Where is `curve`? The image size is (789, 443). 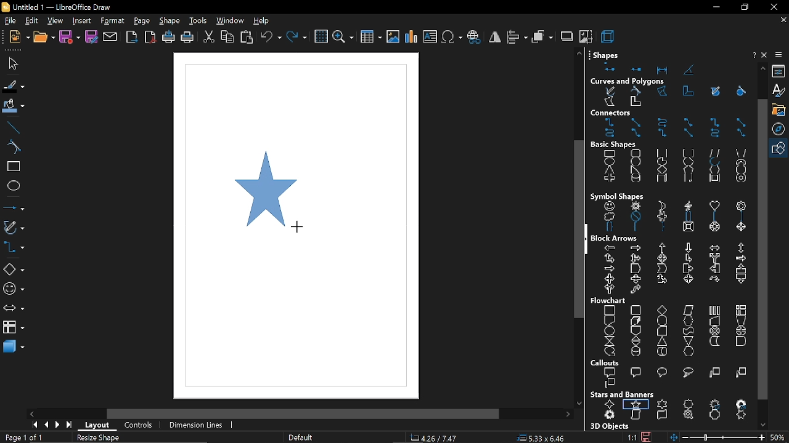
curve is located at coordinates (11, 146).